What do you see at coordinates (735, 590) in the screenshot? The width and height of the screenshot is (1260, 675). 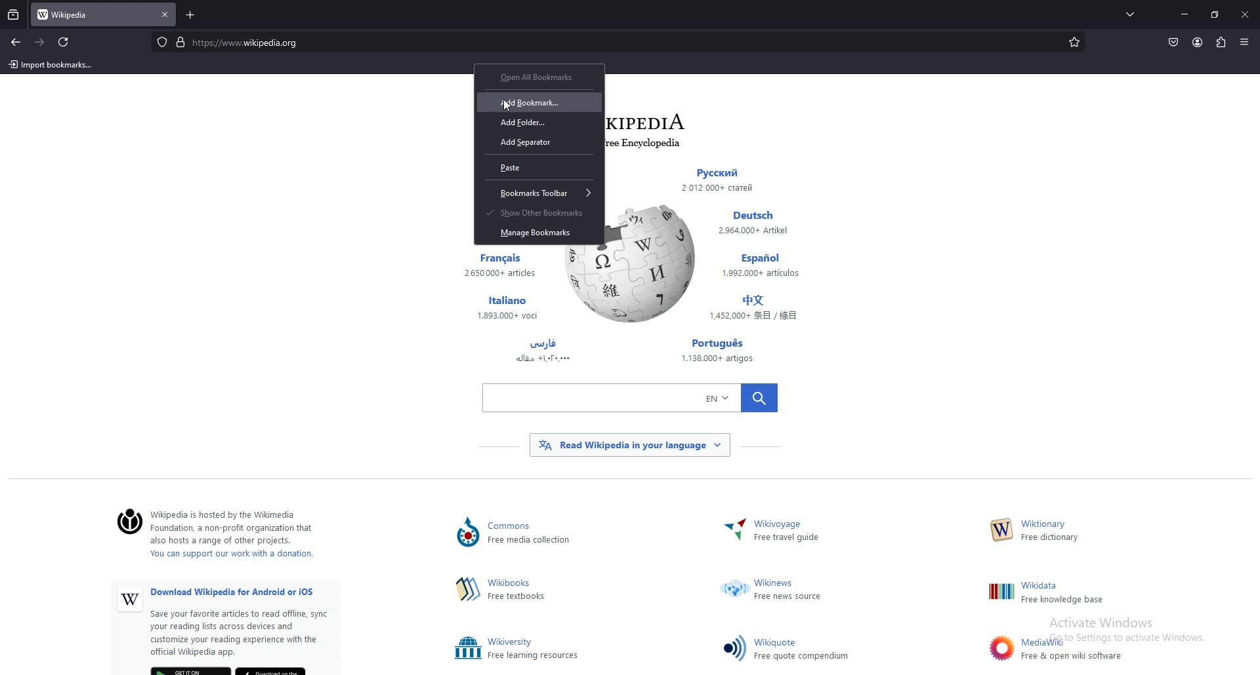 I see `` at bounding box center [735, 590].